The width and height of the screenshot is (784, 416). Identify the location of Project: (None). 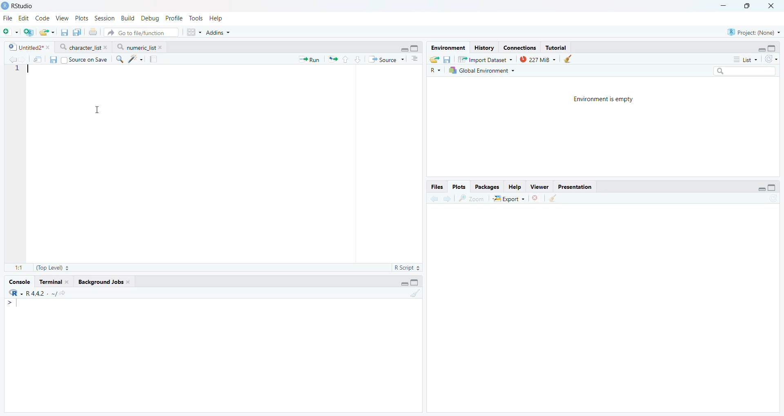
(754, 31).